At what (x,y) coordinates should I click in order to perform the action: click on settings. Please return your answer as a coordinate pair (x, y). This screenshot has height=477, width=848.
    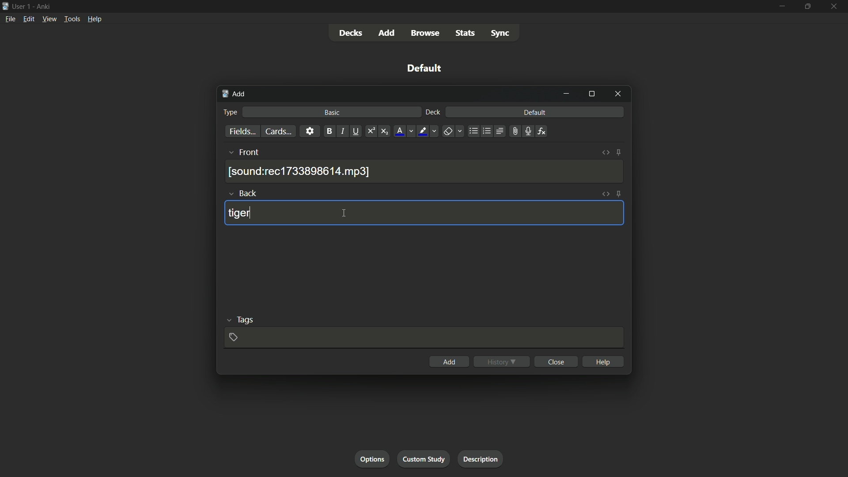
    Looking at the image, I should click on (309, 131).